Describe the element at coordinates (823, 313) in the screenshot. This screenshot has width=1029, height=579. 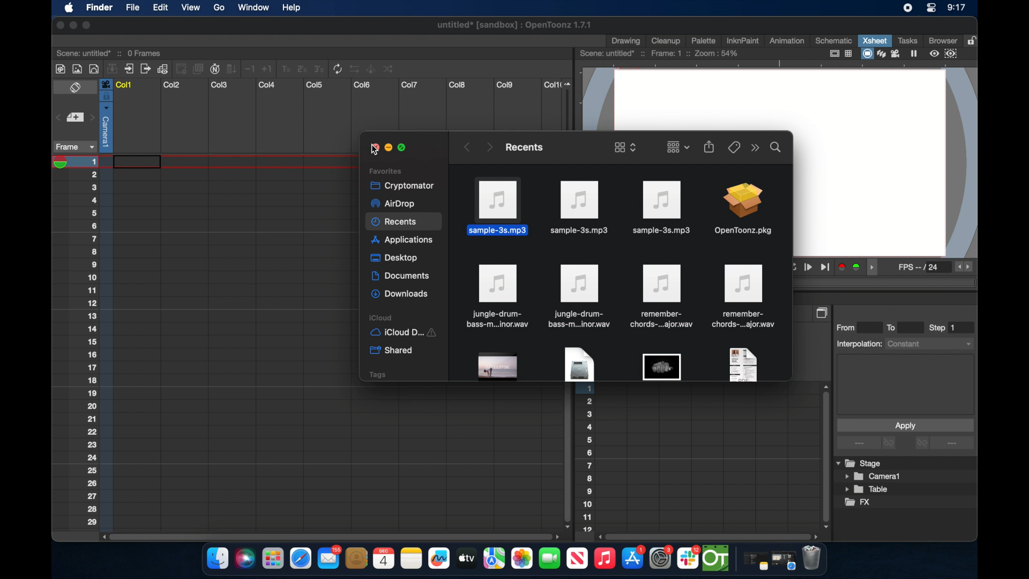
I see `copy` at that location.